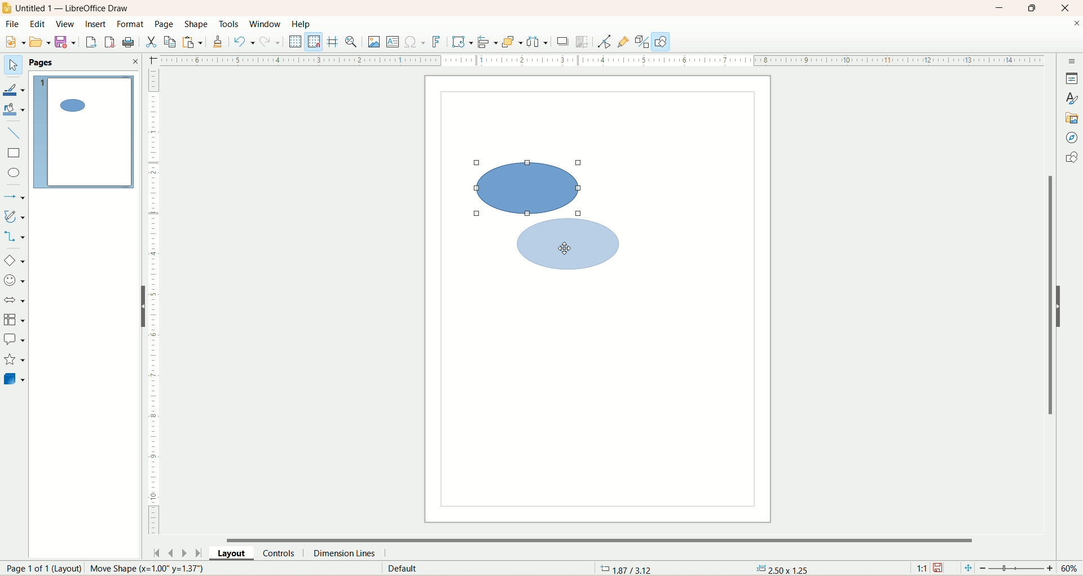 The image size is (1083, 576). Describe the element at coordinates (1073, 139) in the screenshot. I see `navigator` at that location.